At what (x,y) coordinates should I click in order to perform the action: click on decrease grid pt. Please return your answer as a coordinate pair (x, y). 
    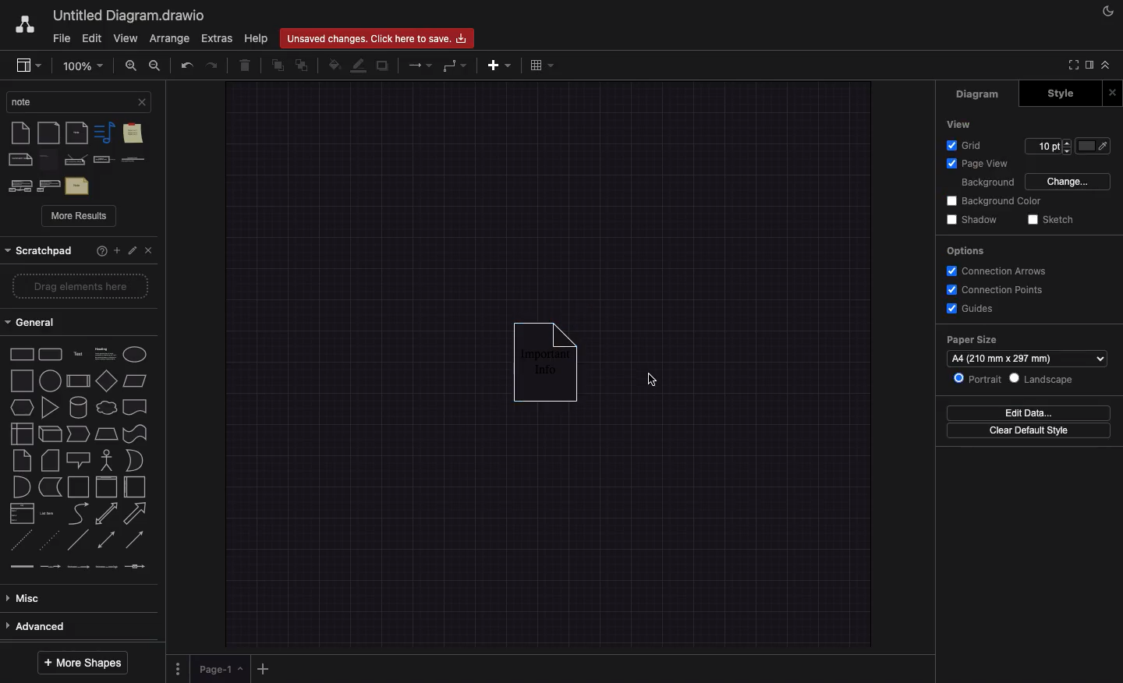
    Looking at the image, I should click on (1068, 153).